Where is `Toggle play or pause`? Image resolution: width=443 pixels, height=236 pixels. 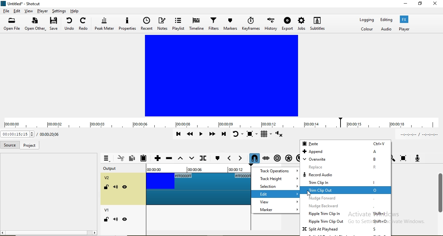
Toggle play or pause is located at coordinates (202, 135).